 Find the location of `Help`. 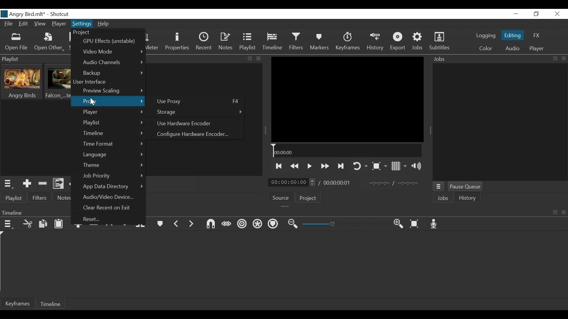

Help is located at coordinates (104, 24).